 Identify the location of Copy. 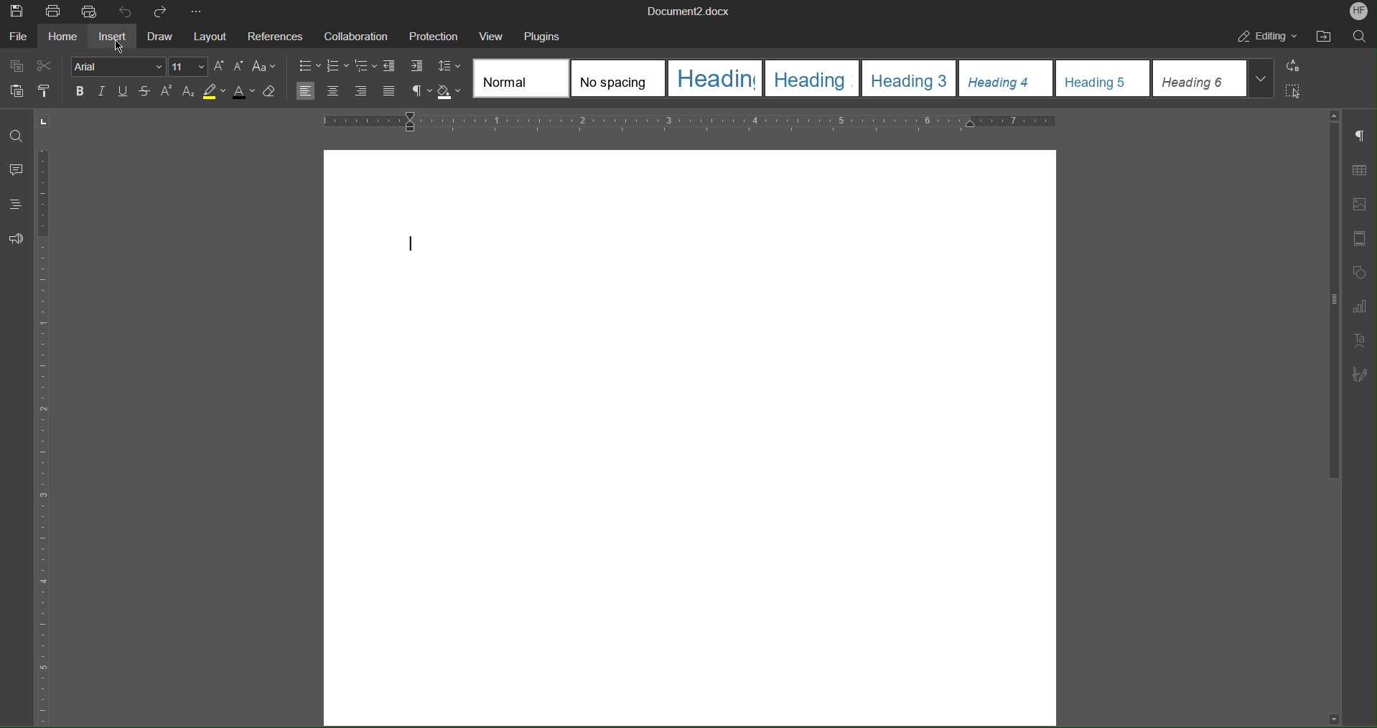
(16, 64).